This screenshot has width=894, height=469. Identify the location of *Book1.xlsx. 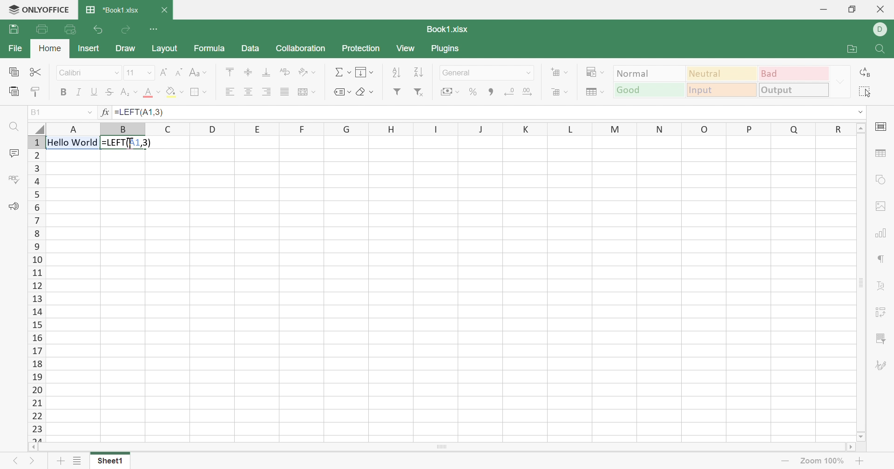
(114, 10).